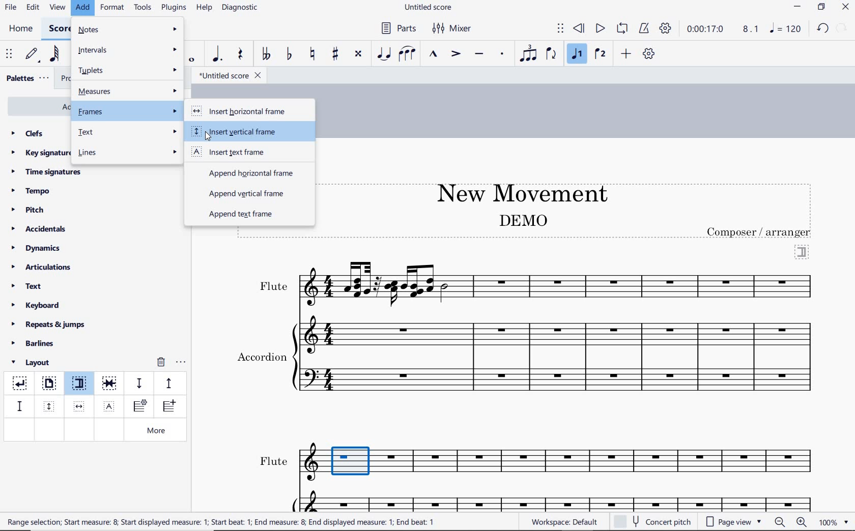 The width and height of the screenshot is (855, 531). Describe the element at coordinates (48, 323) in the screenshot. I see `repeats & jumps` at that location.